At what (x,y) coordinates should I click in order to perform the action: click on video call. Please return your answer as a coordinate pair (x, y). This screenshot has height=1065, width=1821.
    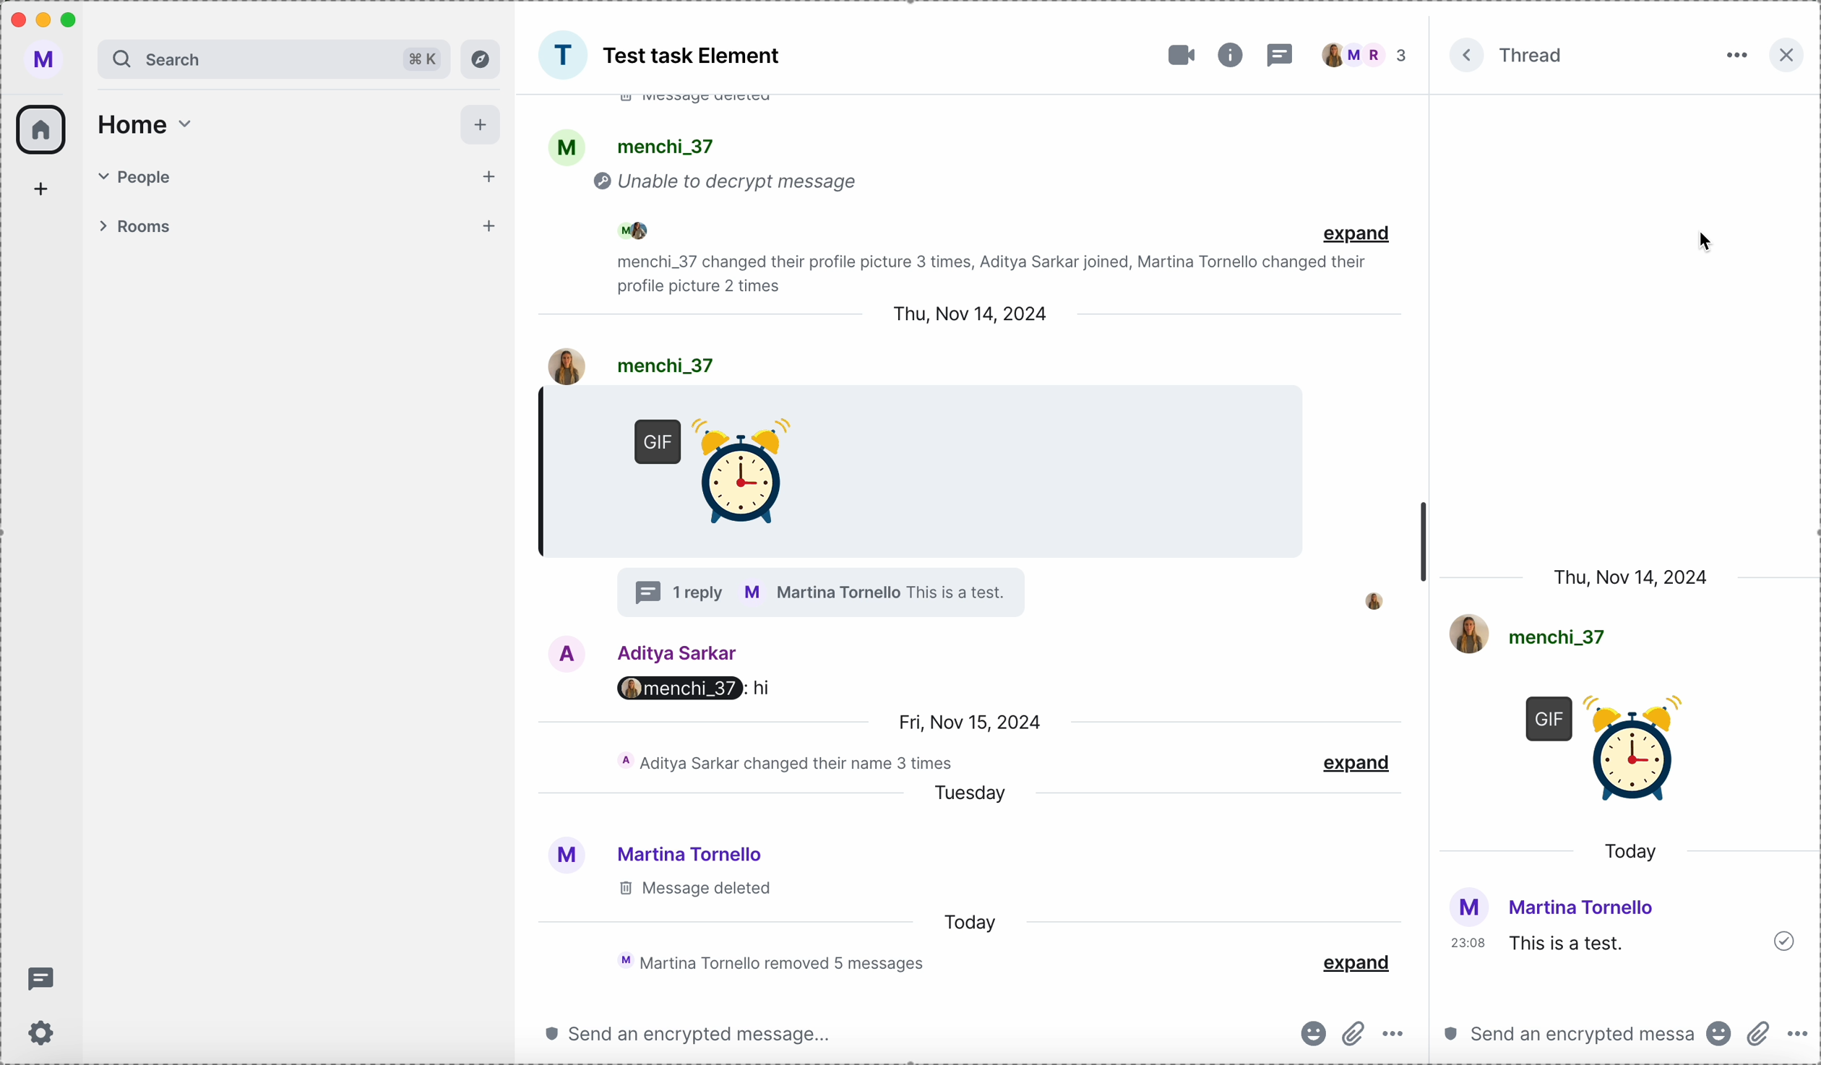
    Looking at the image, I should click on (1176, 56).